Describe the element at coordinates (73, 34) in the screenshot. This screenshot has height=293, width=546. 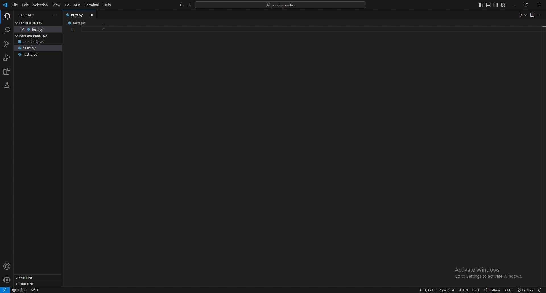
I see `scale` at that location.